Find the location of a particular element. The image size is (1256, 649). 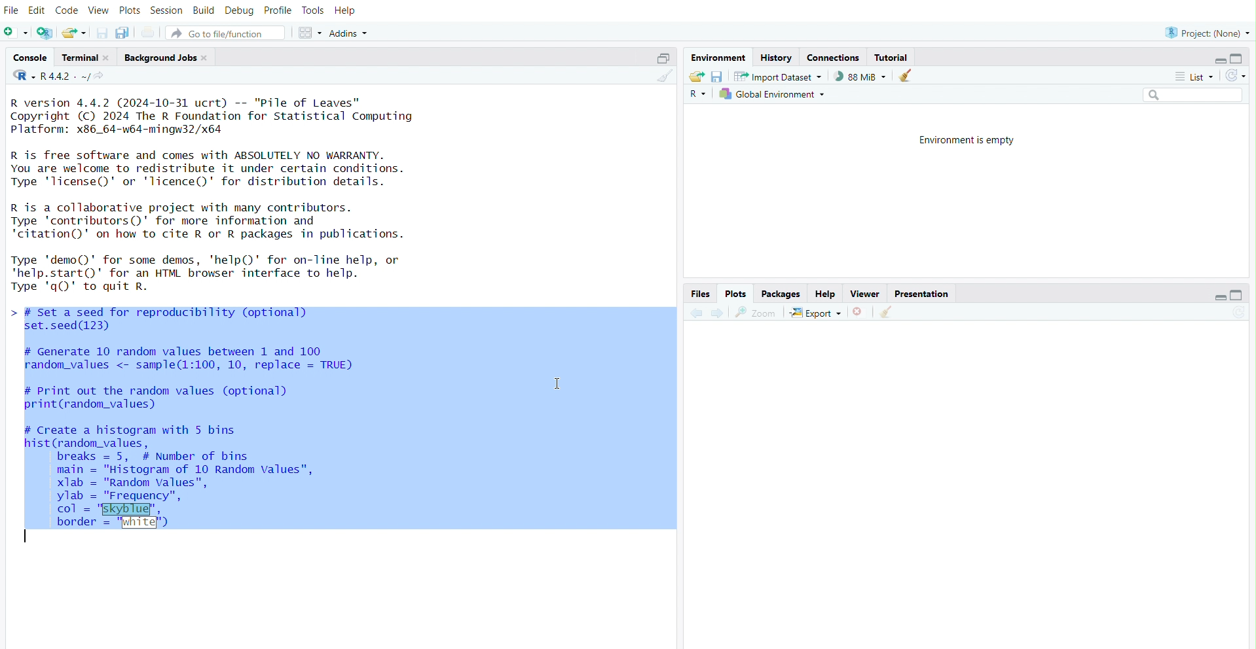

go to file/function is located at coordinates (226, 31).